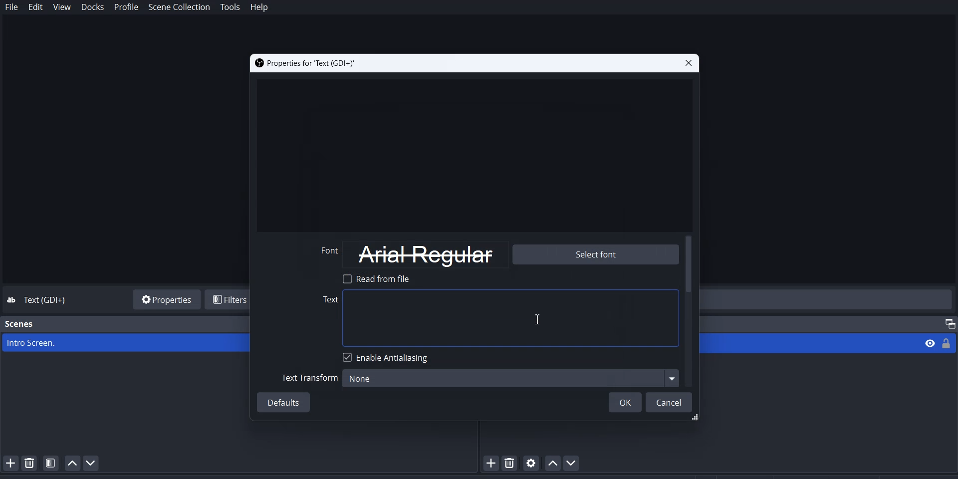  Describe the element at coordinates (407, 254) in the screenshot. I see `Font Preview` at that location.